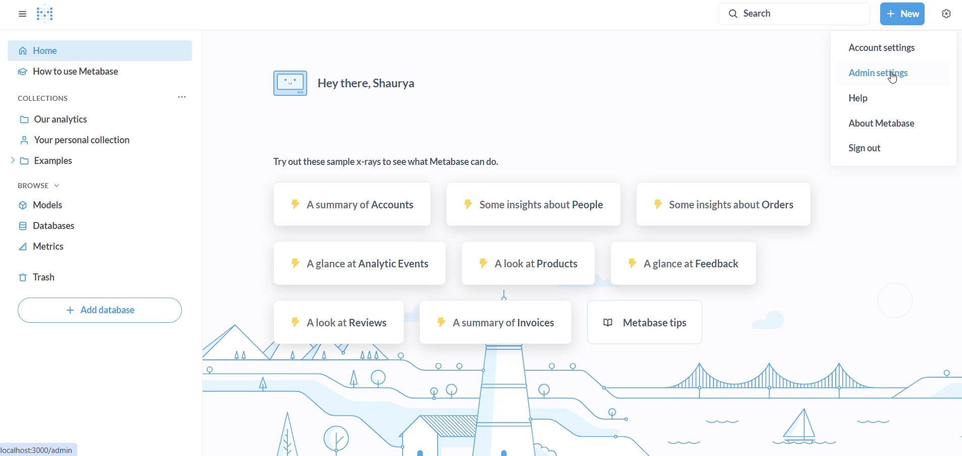 The width and height of the screenshot is (962, 456). Describe the element at coordinates (41, 204) in the screenshot. I see `@ Models` at that location.